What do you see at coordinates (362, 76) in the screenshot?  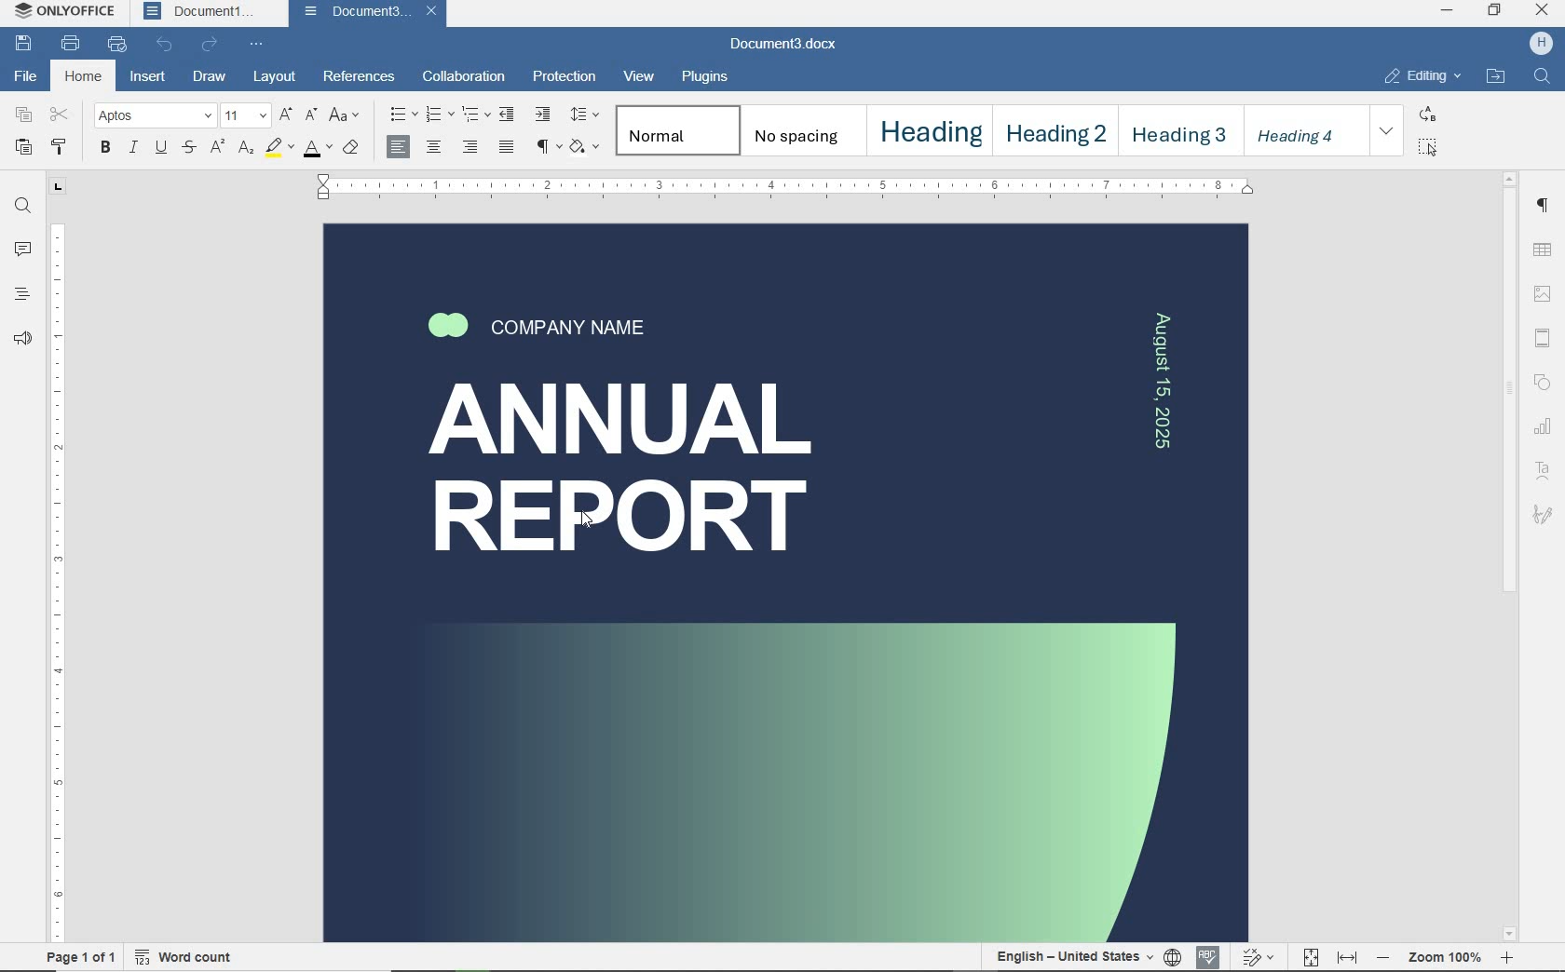 I see `references` at bounding box center [362, 76].